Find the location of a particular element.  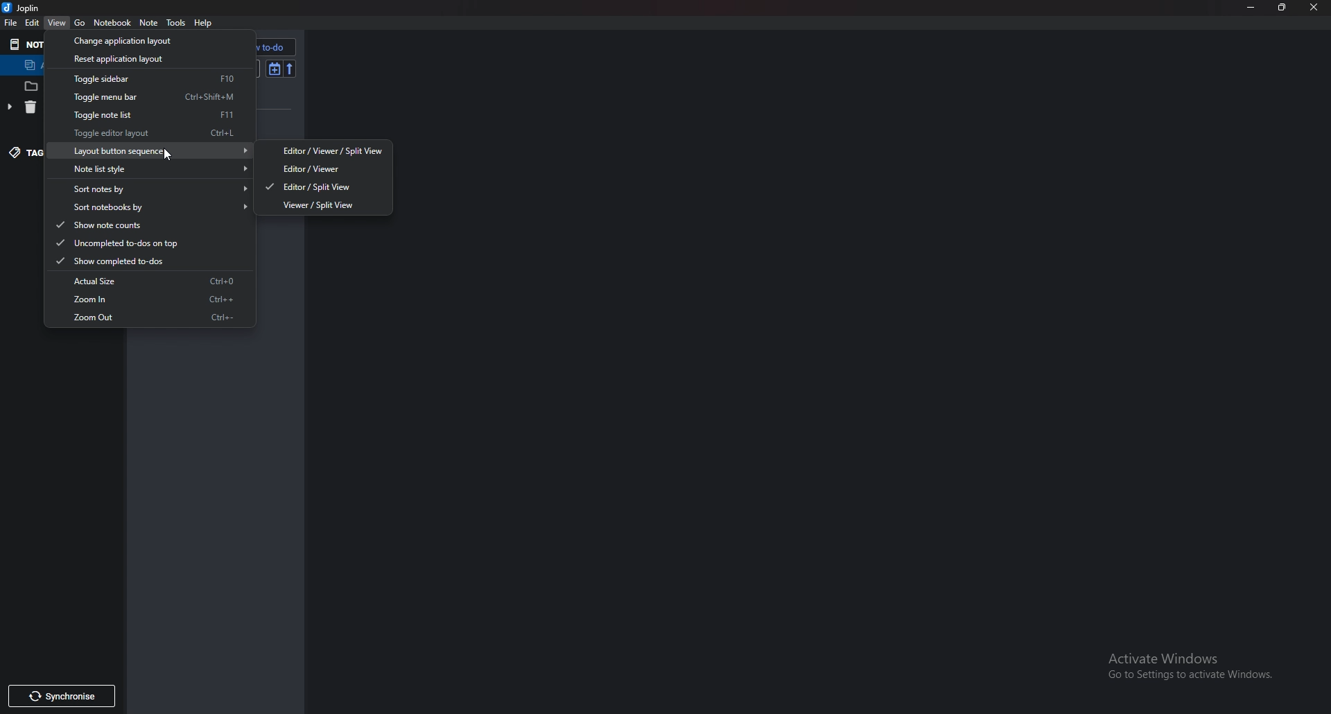

help is located at coordinates (205, 23).